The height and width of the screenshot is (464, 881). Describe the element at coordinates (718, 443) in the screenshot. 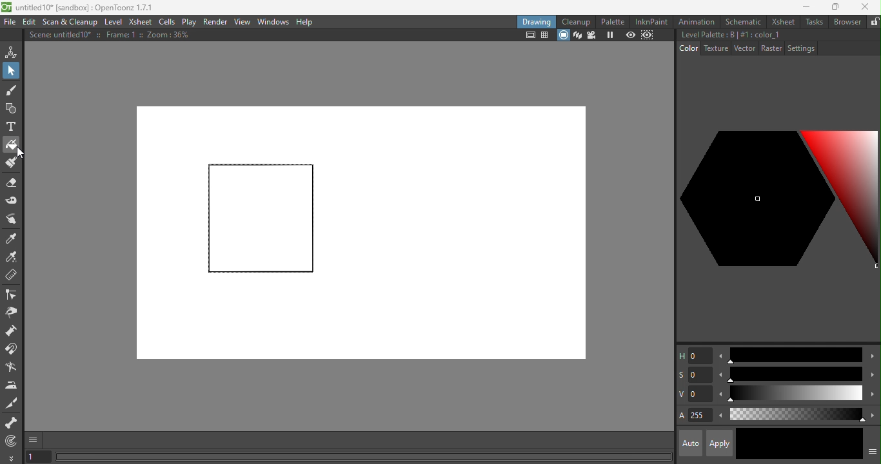

I see `Apply` at that location.